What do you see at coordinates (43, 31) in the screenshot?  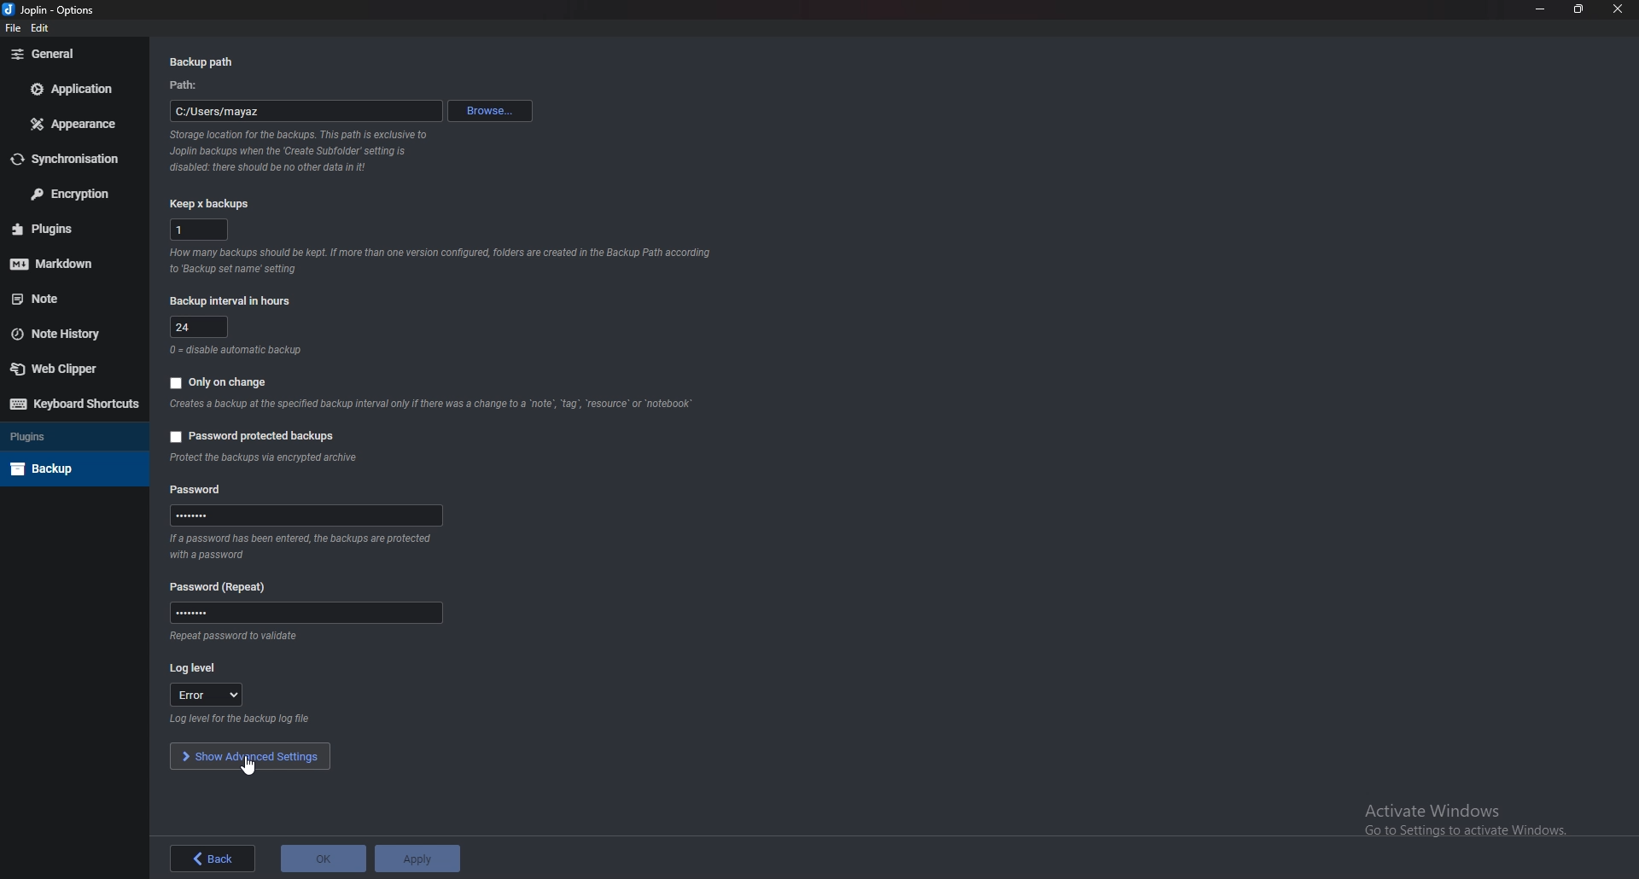 I see `edit` at bounding box center [43, 31].